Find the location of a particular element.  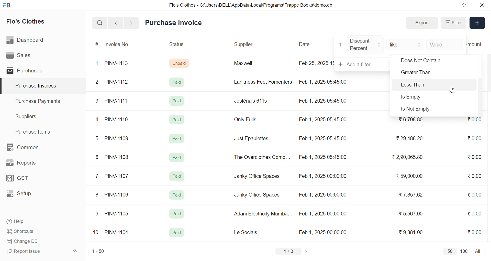

Le Socials is located at coordinates (250, 232).